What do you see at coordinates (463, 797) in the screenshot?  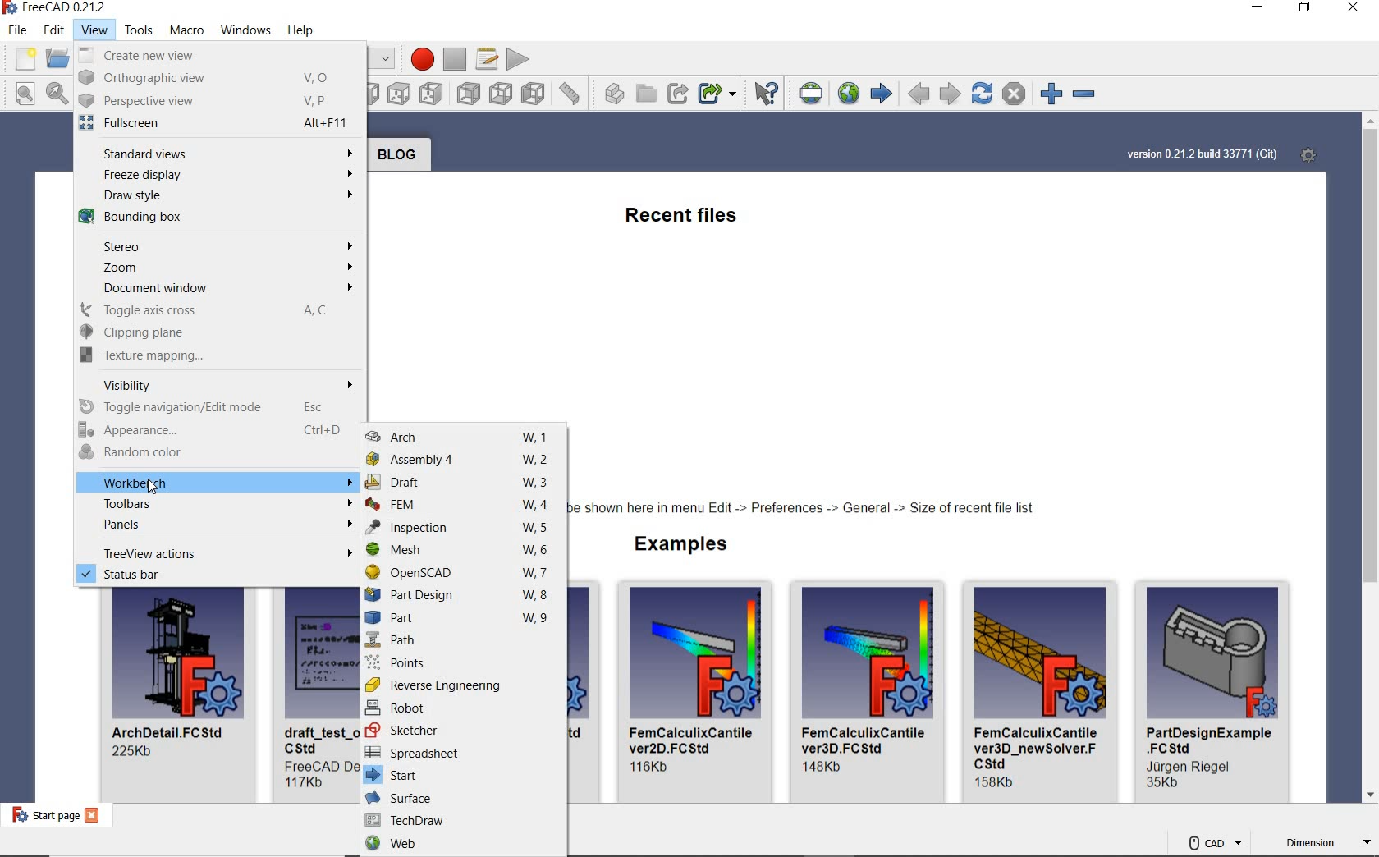 I see `surface` at bounding box center [463, 797].